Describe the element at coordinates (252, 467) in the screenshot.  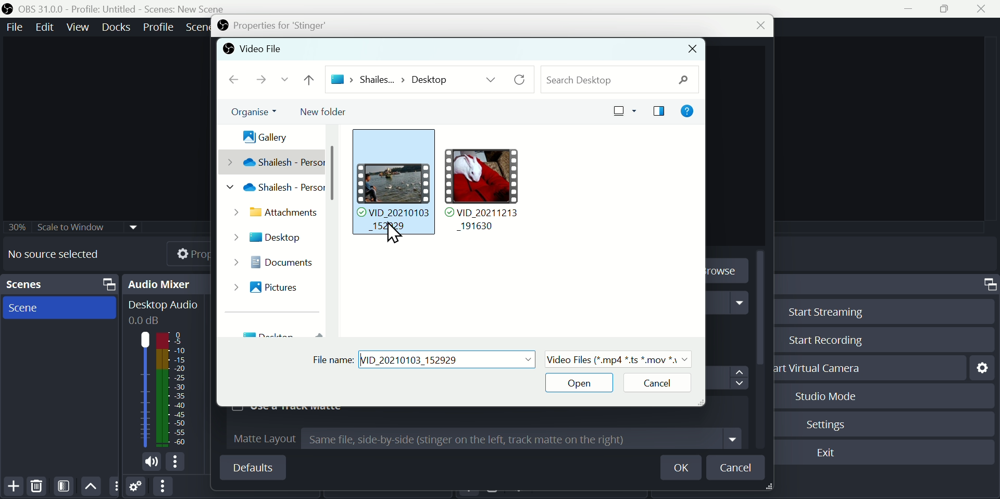
I see `Default` at that location.